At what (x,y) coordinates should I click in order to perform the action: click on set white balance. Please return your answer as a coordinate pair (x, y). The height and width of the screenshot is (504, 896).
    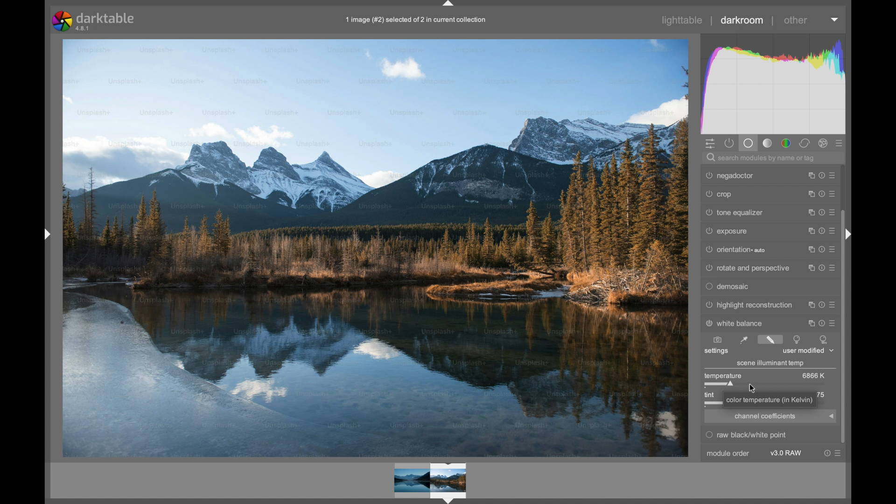
    Looking at the image, I should click on (798, 340).